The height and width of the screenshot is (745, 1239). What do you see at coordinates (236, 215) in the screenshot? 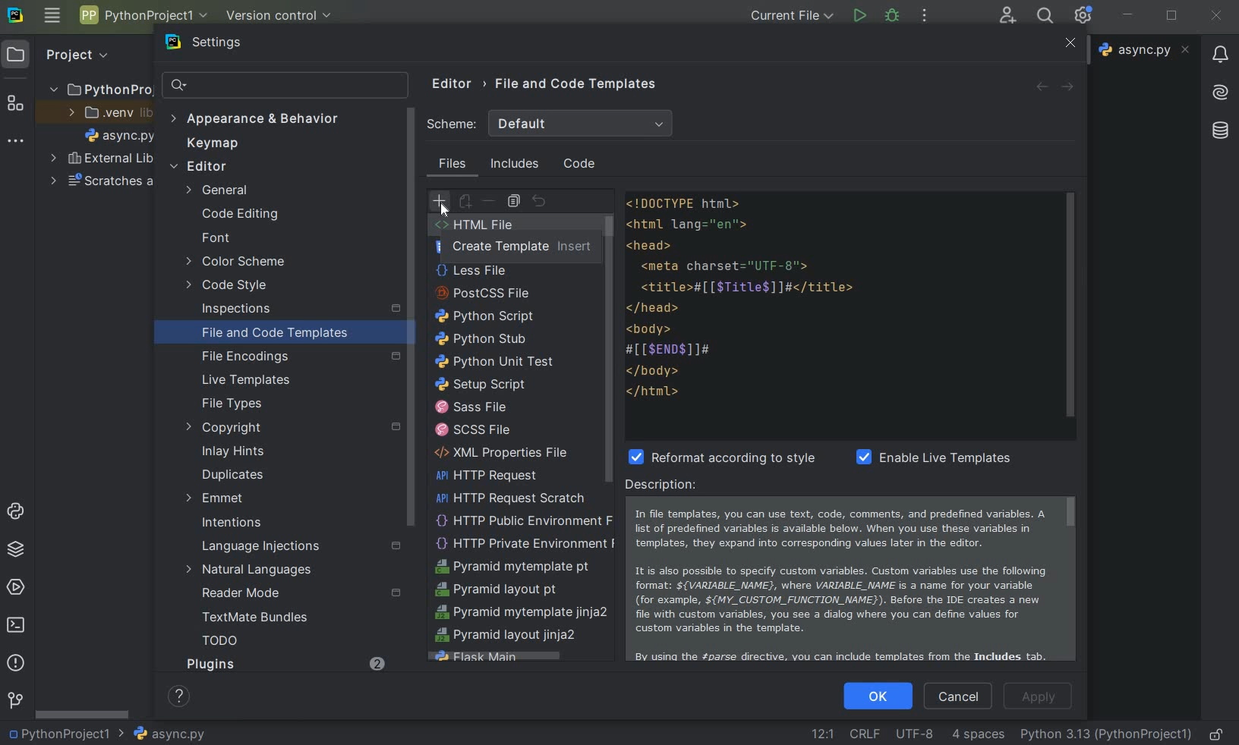
I see `code editing` at bounding box center [236, 215].